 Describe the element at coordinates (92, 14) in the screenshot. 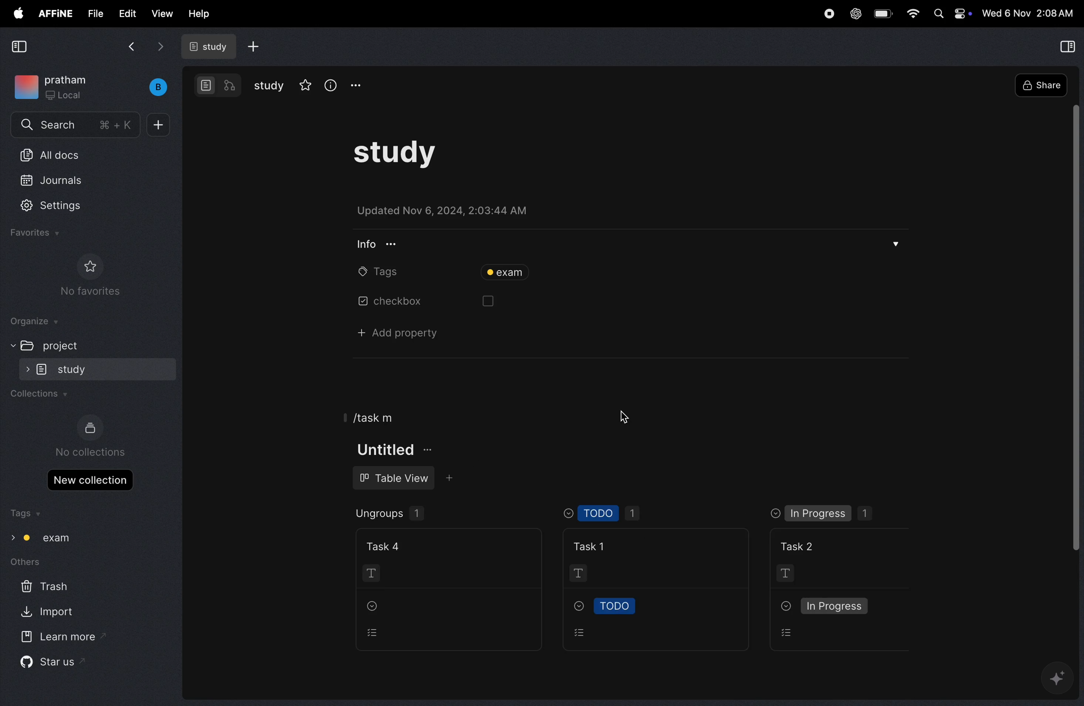

I see `file` at that location.